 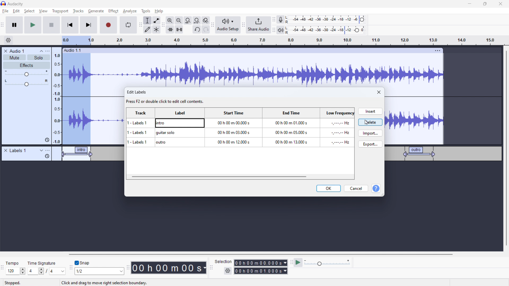 What do you see at coordinates (47, 156) in the screenshot?
I see `history` at bounding box center [47, 156].